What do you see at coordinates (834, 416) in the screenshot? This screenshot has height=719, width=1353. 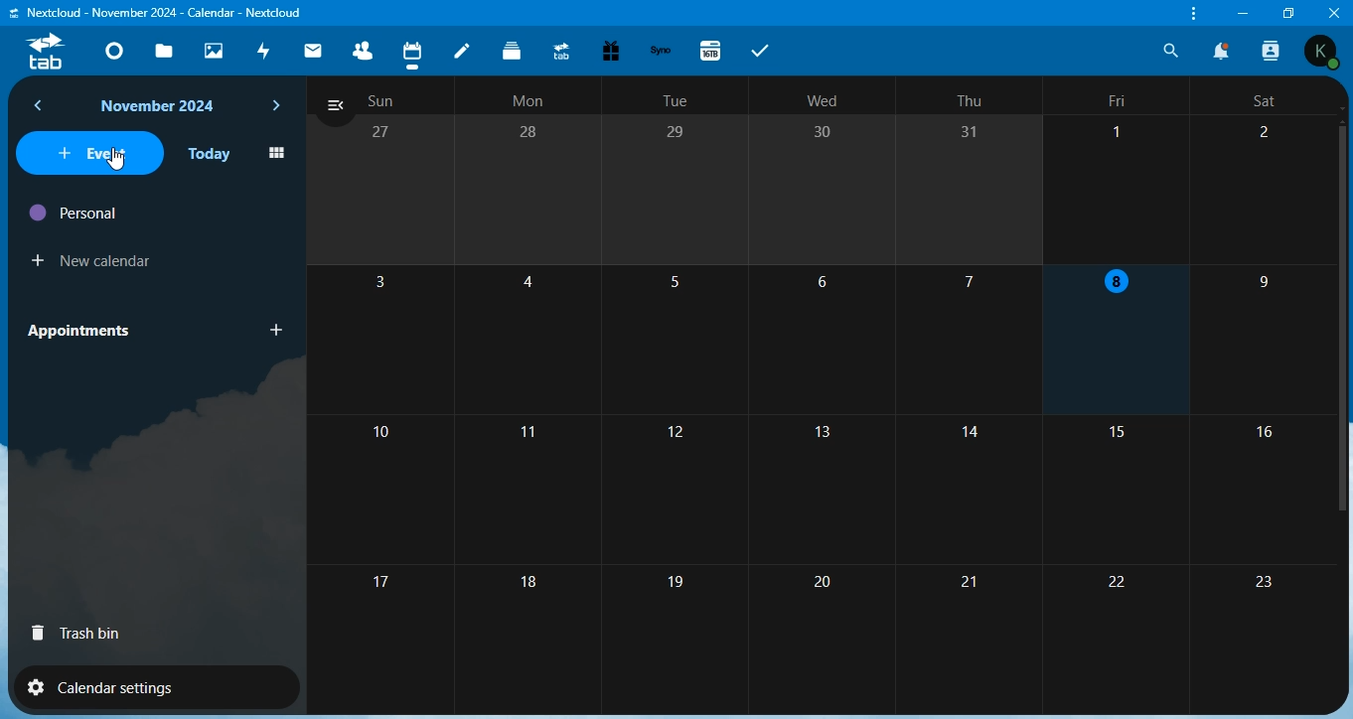 I see `number` at bounding box center [834, 416].